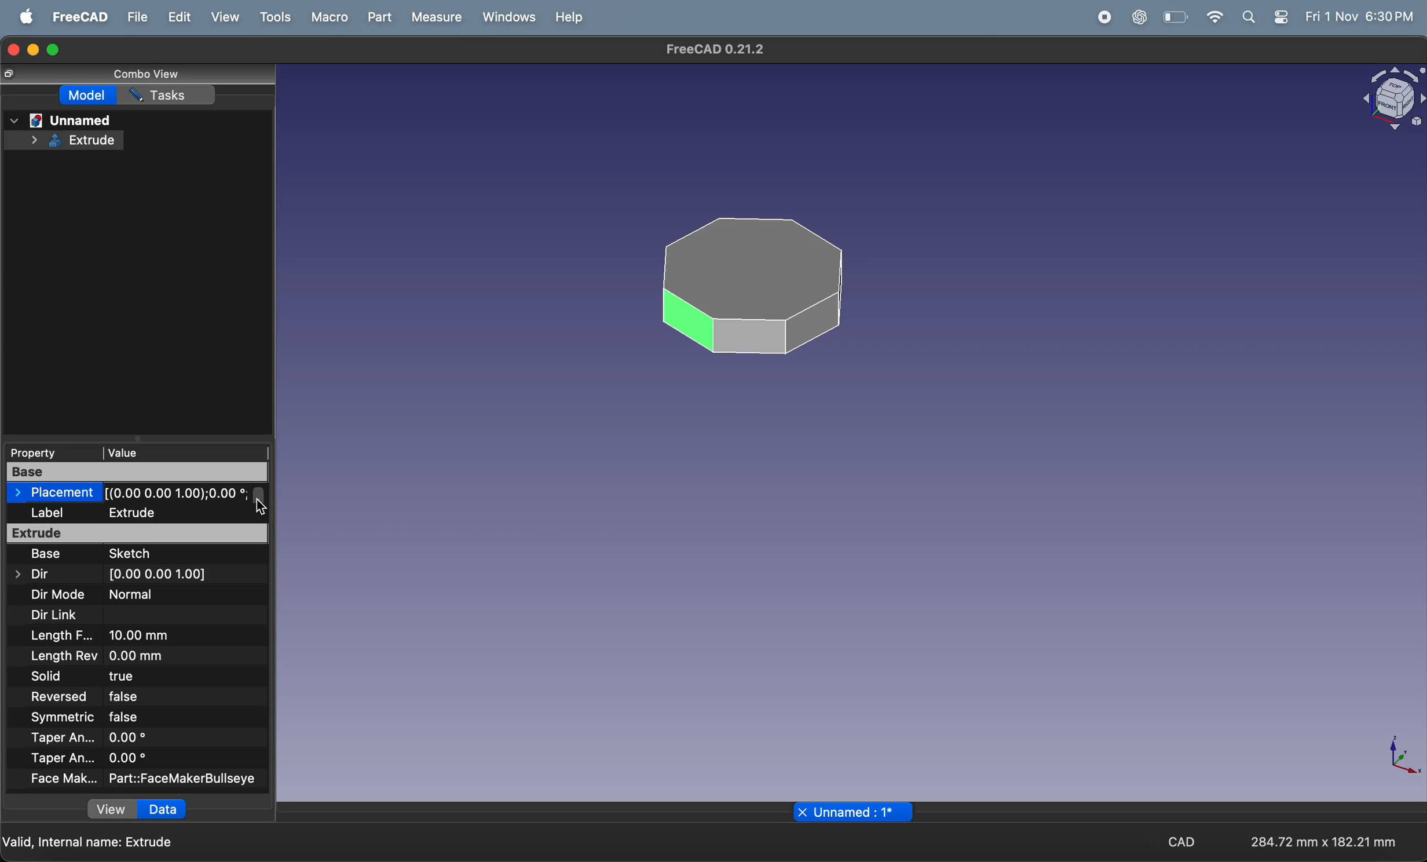 This screenshot has width=1427, height=862. What do you see at coordinates (1285, 16) in the screenshot?
I see `apple widgets` at bounding box center [1285, 16].